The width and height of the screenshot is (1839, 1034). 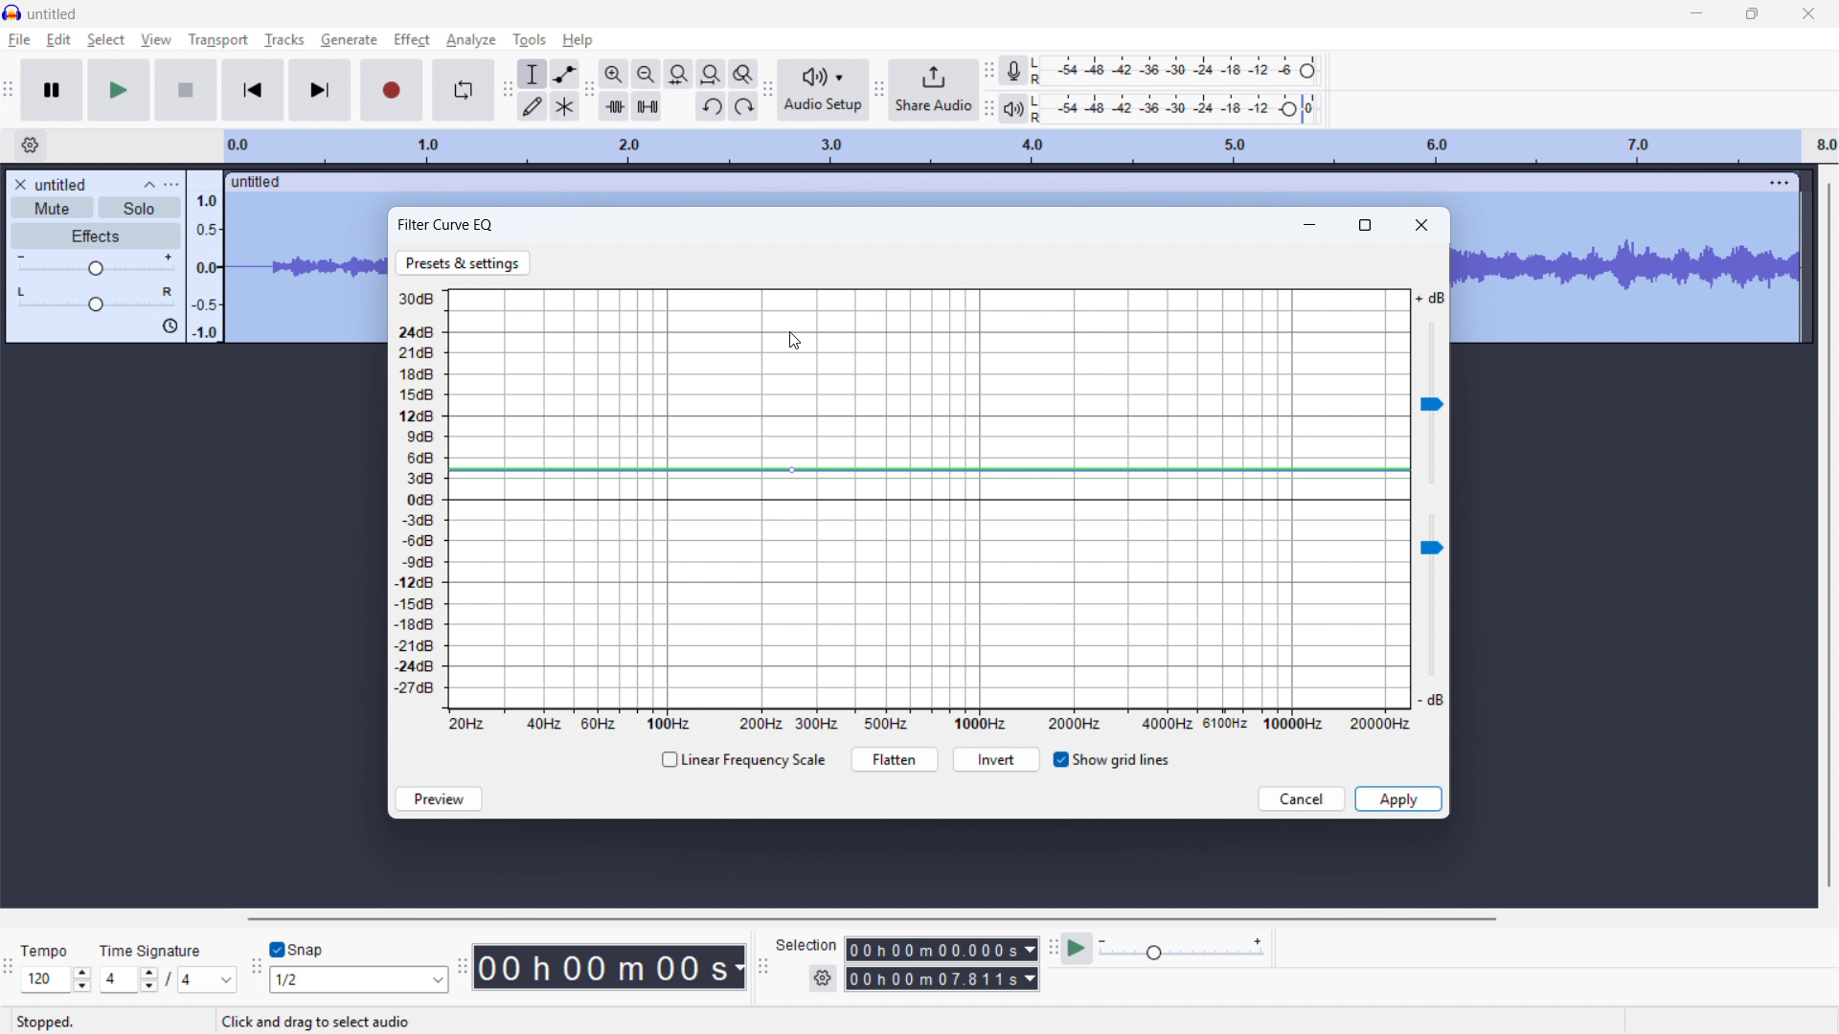 What do you see at coordinates (19, 184) in the screenshot?
I see `remove track` at bounding box center [19, 184].